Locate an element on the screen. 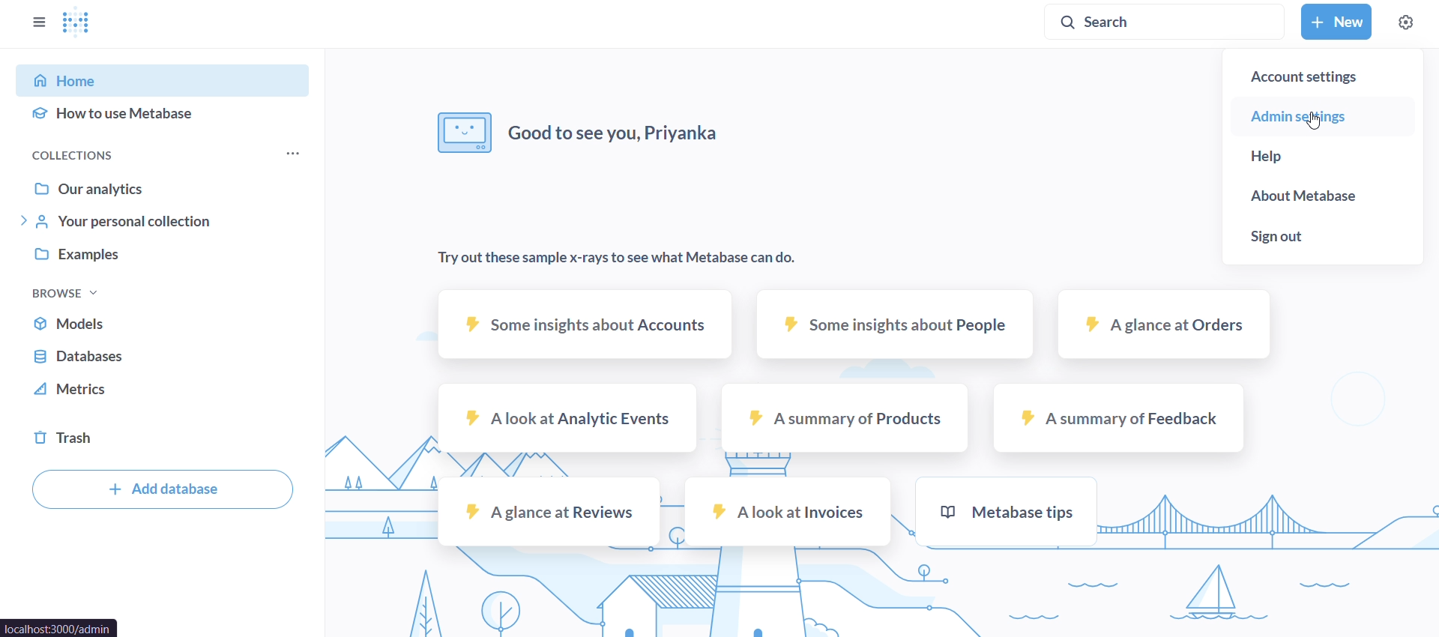 This screenshot has width=1439, height=637. new is located at coordinates (1336, 21).